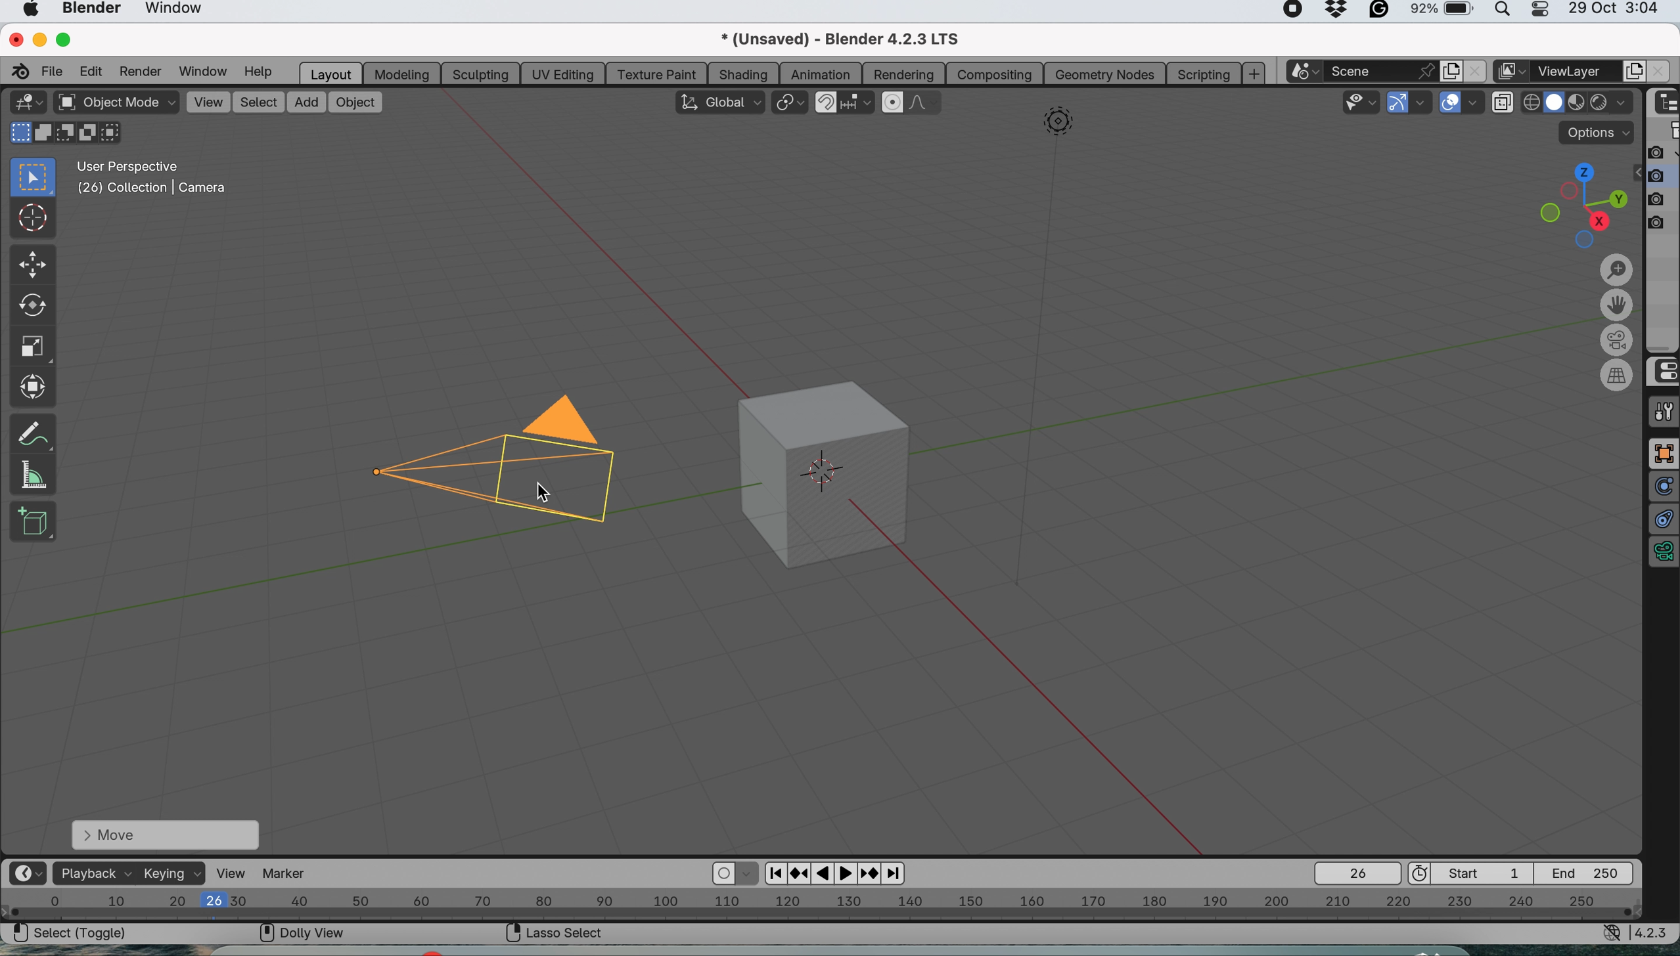  Describe the element at coordinates (1635, 71) in the screenshot. I see `add layer` at that location.